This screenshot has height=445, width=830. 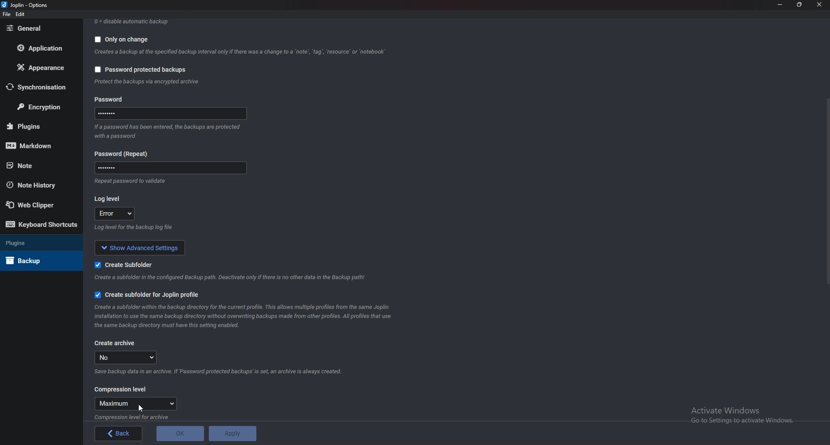 I want to click on Password, so click(x=173, y=113).